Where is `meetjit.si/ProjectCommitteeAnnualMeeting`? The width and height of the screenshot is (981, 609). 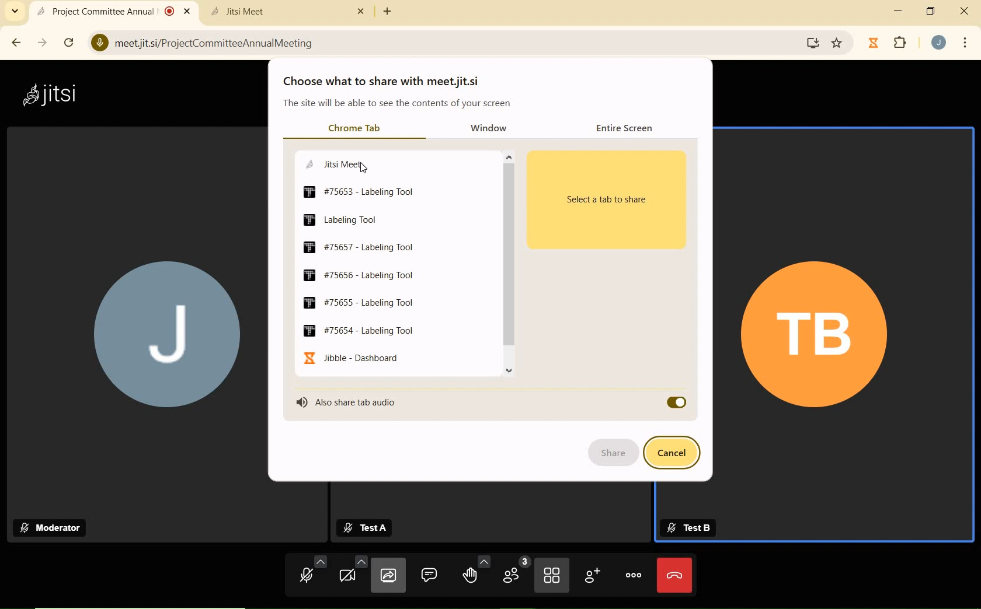
meetjit.si/ProjectCommitteeAnnualMeeting is located at coordinates (439, 42).